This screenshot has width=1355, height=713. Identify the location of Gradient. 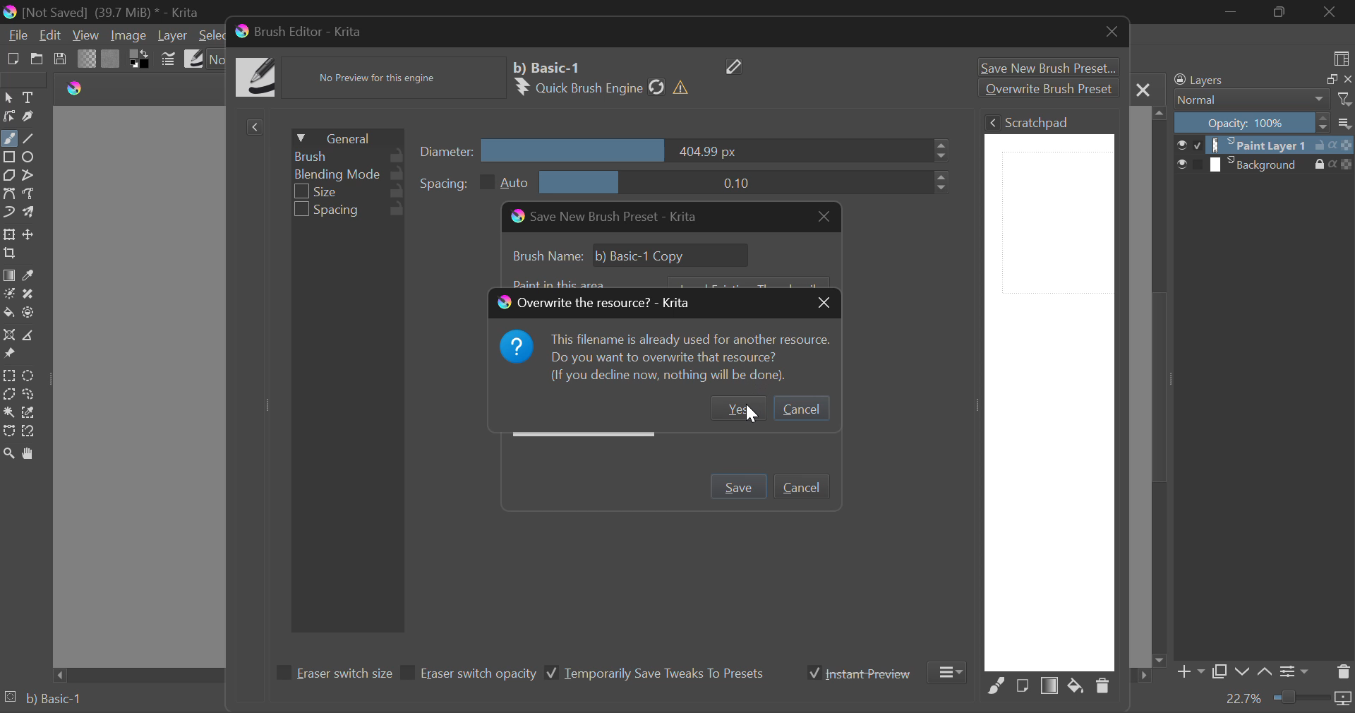
(88, 59).